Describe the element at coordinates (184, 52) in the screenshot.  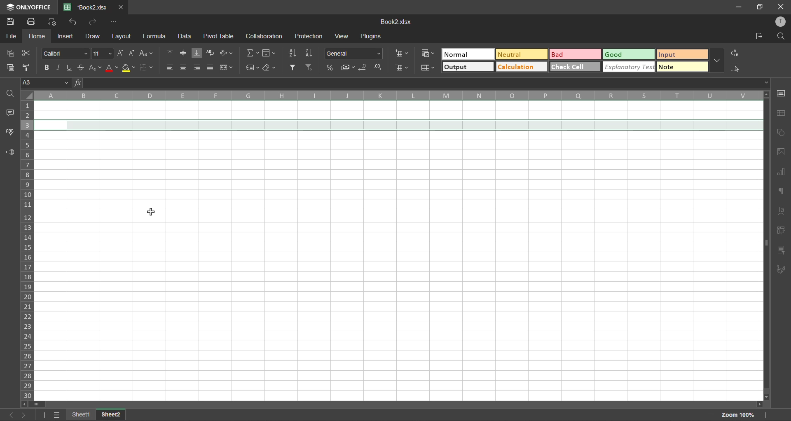
I see `align middle` at that location.